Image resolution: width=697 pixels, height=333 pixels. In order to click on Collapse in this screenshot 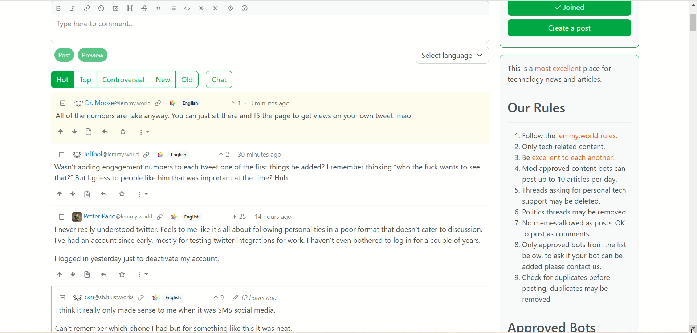, I will do `click(61, 155)`.